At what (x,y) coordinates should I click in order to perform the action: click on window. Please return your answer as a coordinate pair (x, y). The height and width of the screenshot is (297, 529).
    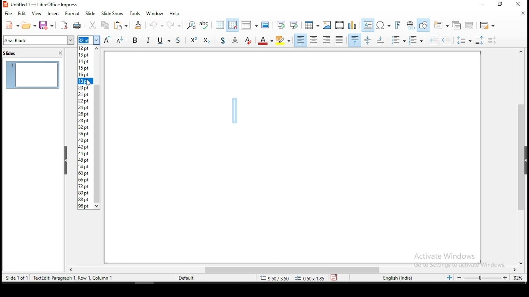
    Looking at the image, I should click on (155, 14).